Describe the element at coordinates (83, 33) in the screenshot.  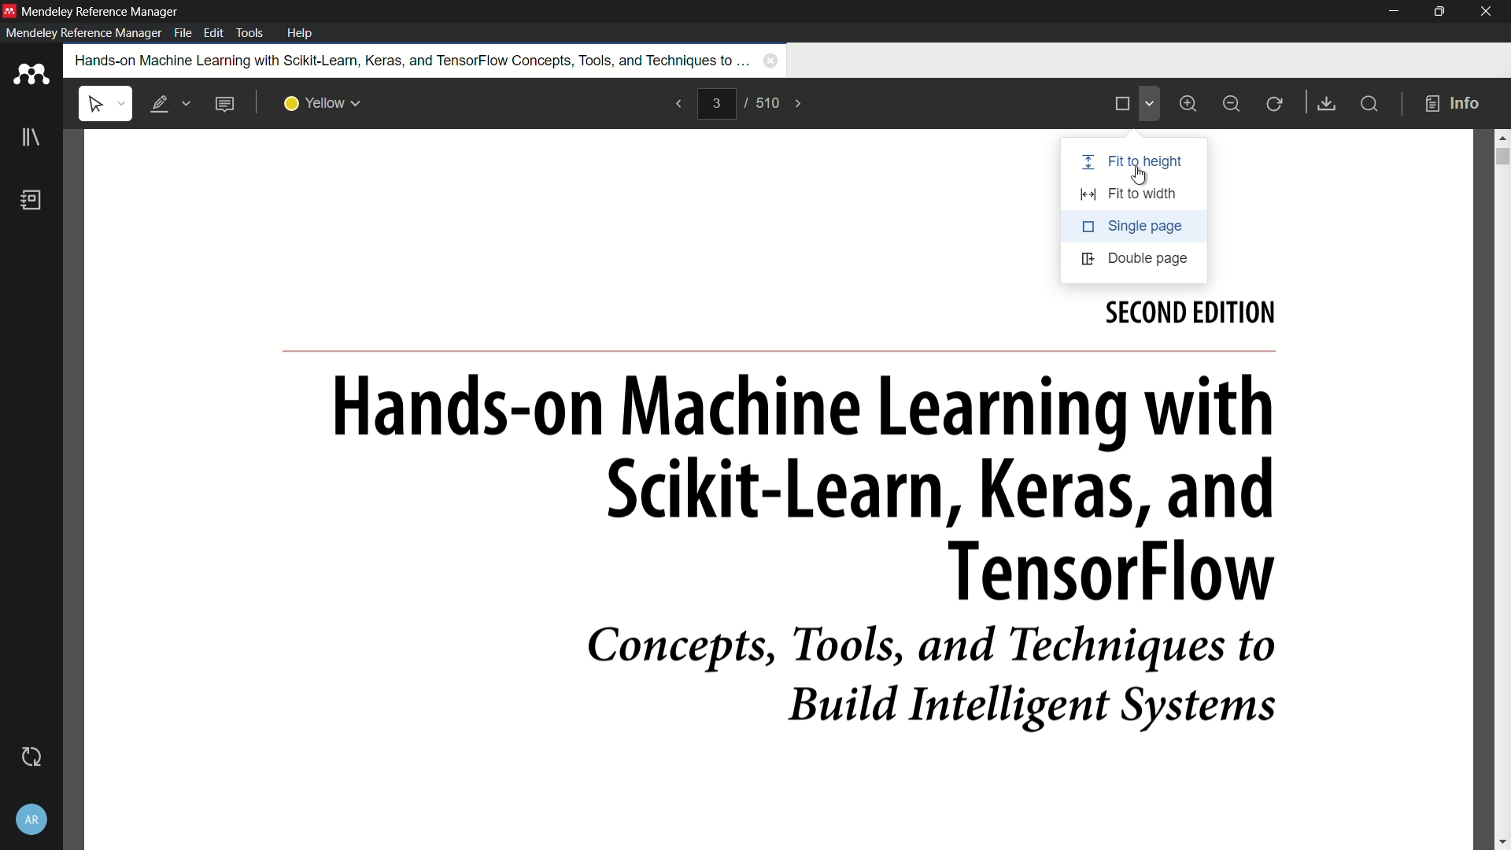
I see `mendeley reference manager` at that location.